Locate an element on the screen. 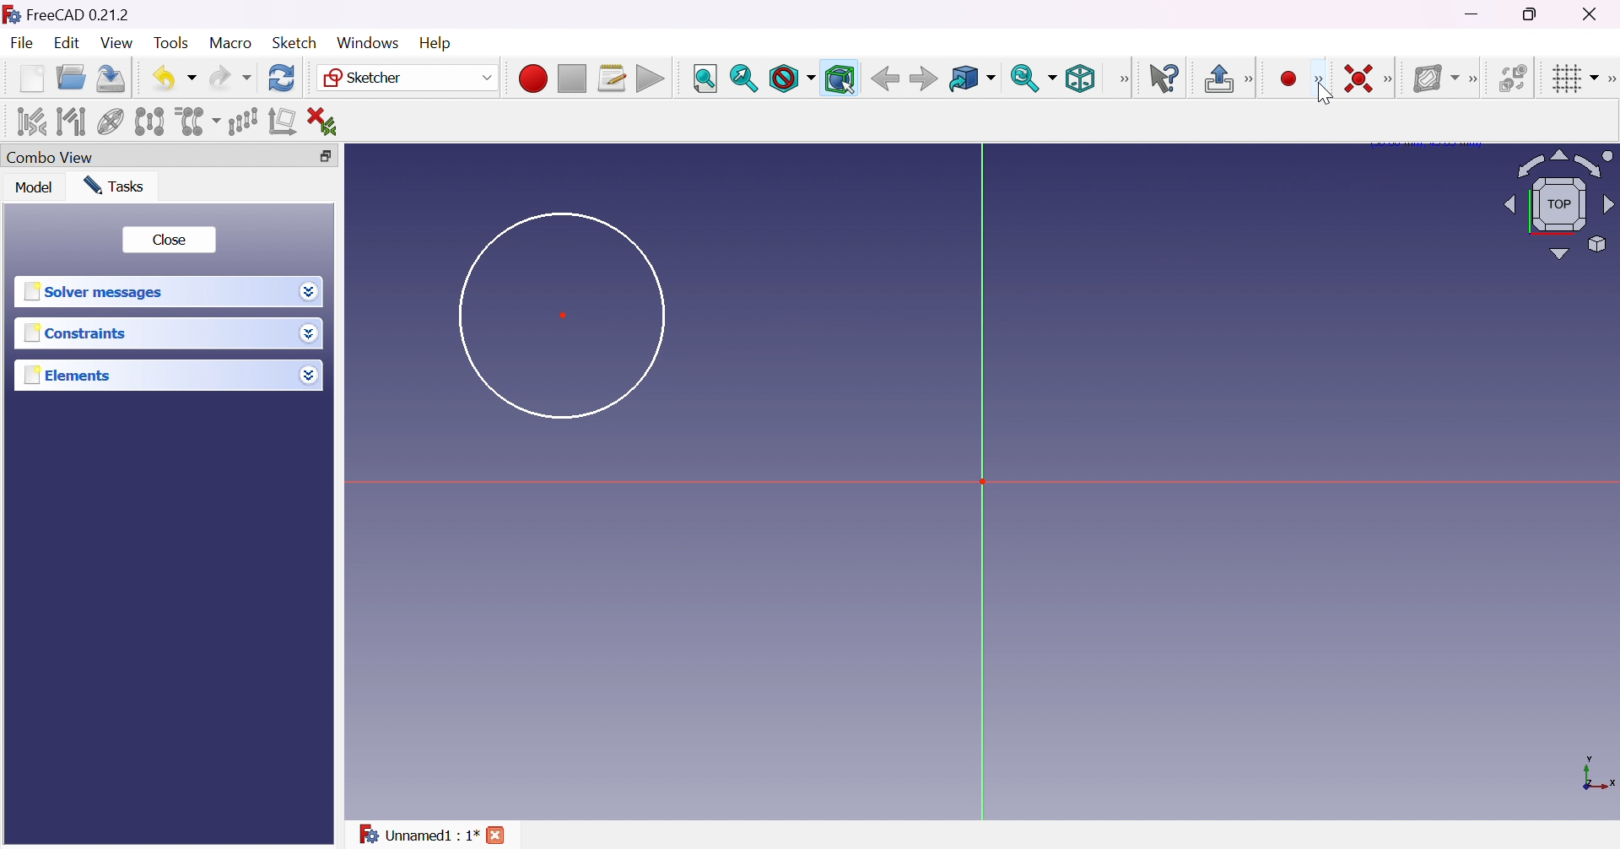 The height and width of the screenshot is (849, 1620). Unnamed : 1* is located at coordinates (418, 831).